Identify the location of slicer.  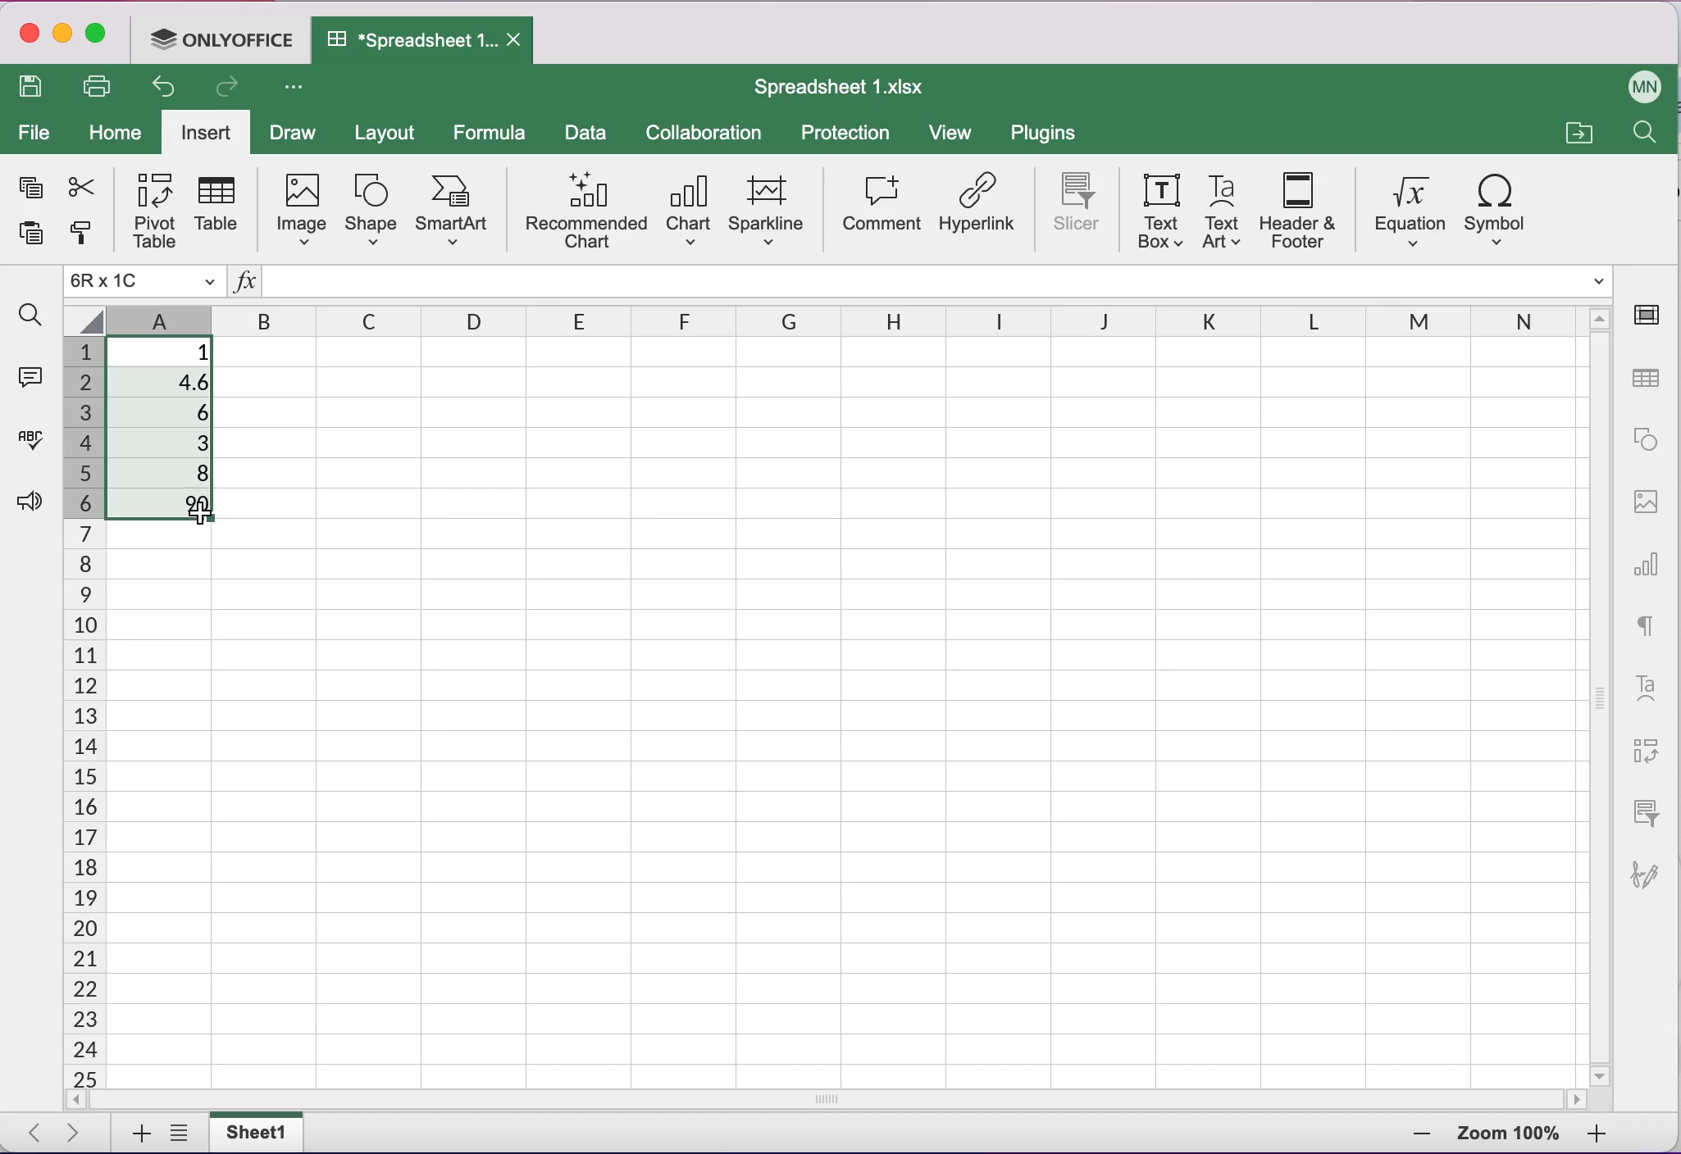
(1644, 817).